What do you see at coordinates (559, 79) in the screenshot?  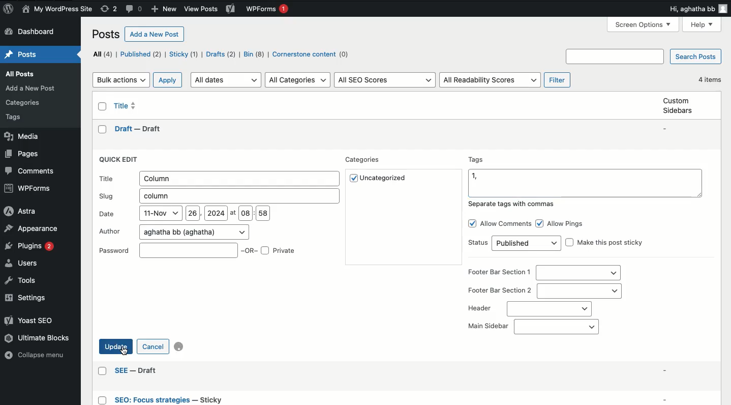 I see `Filter` at bounding box center [559, 79].